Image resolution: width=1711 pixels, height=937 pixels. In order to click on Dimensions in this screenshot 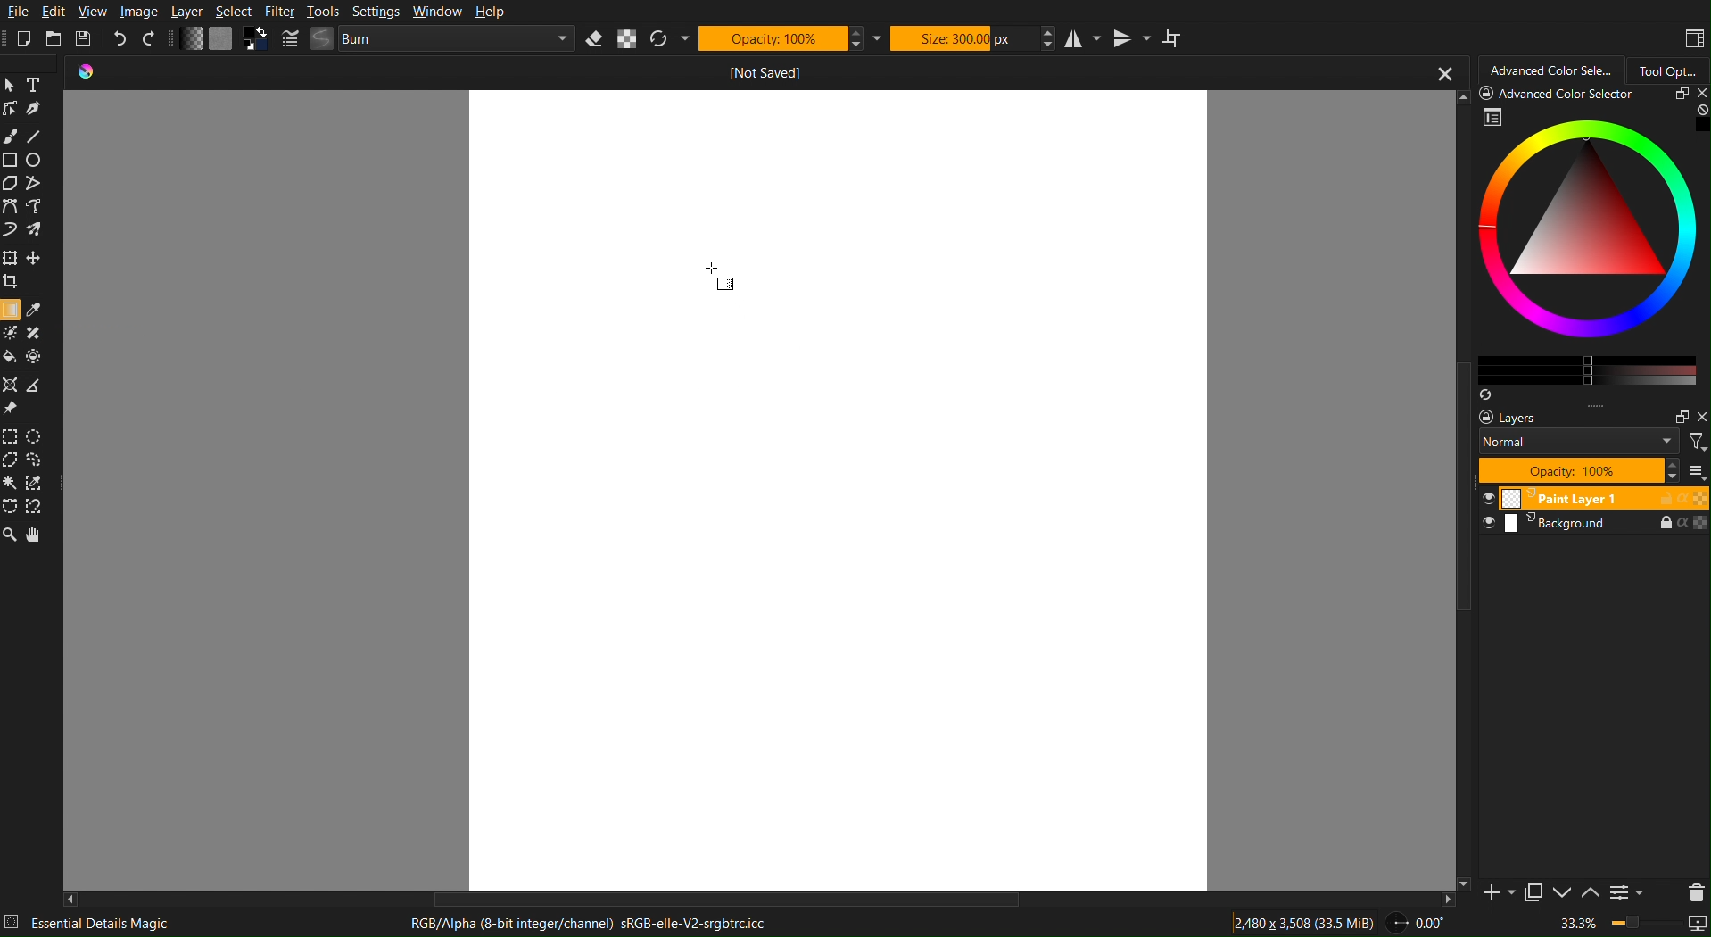, I will do `click(1306, 922)`.